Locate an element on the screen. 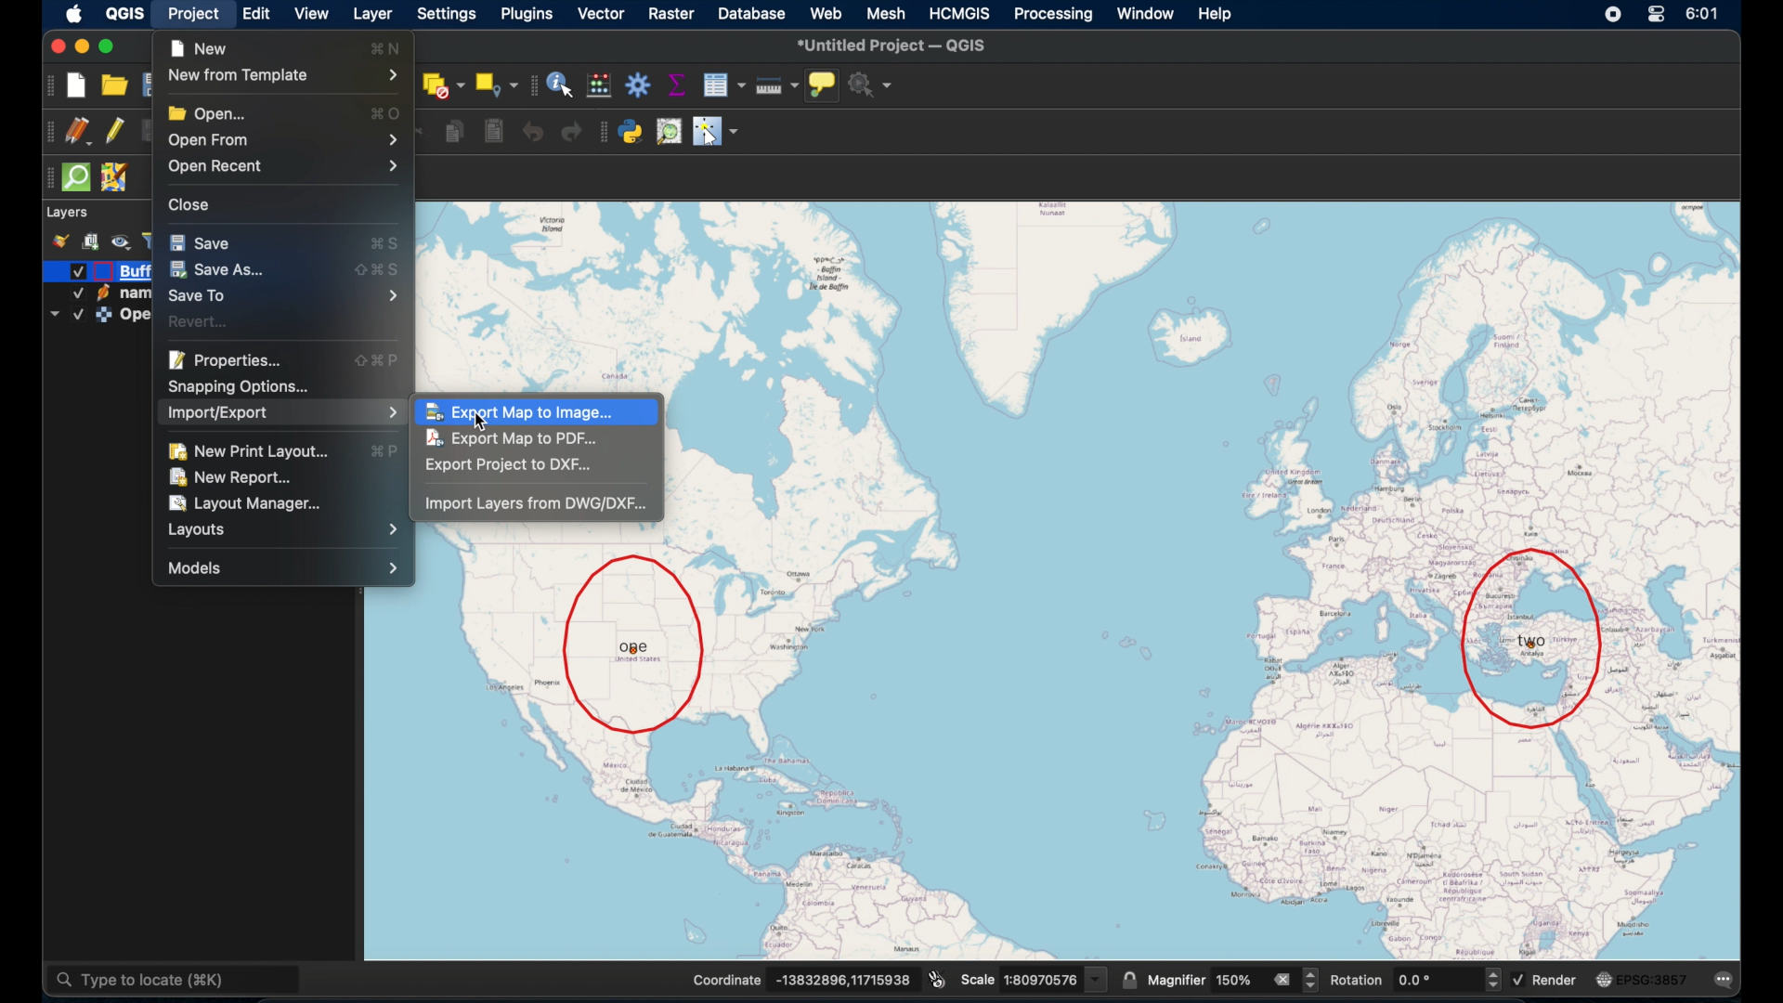 This screenshot has width=1783, height=1003. quicksom is located at coordinates (76, 178).